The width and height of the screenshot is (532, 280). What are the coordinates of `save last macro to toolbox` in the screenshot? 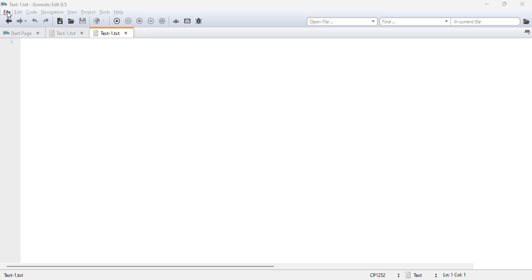 It's located at (162, 21).